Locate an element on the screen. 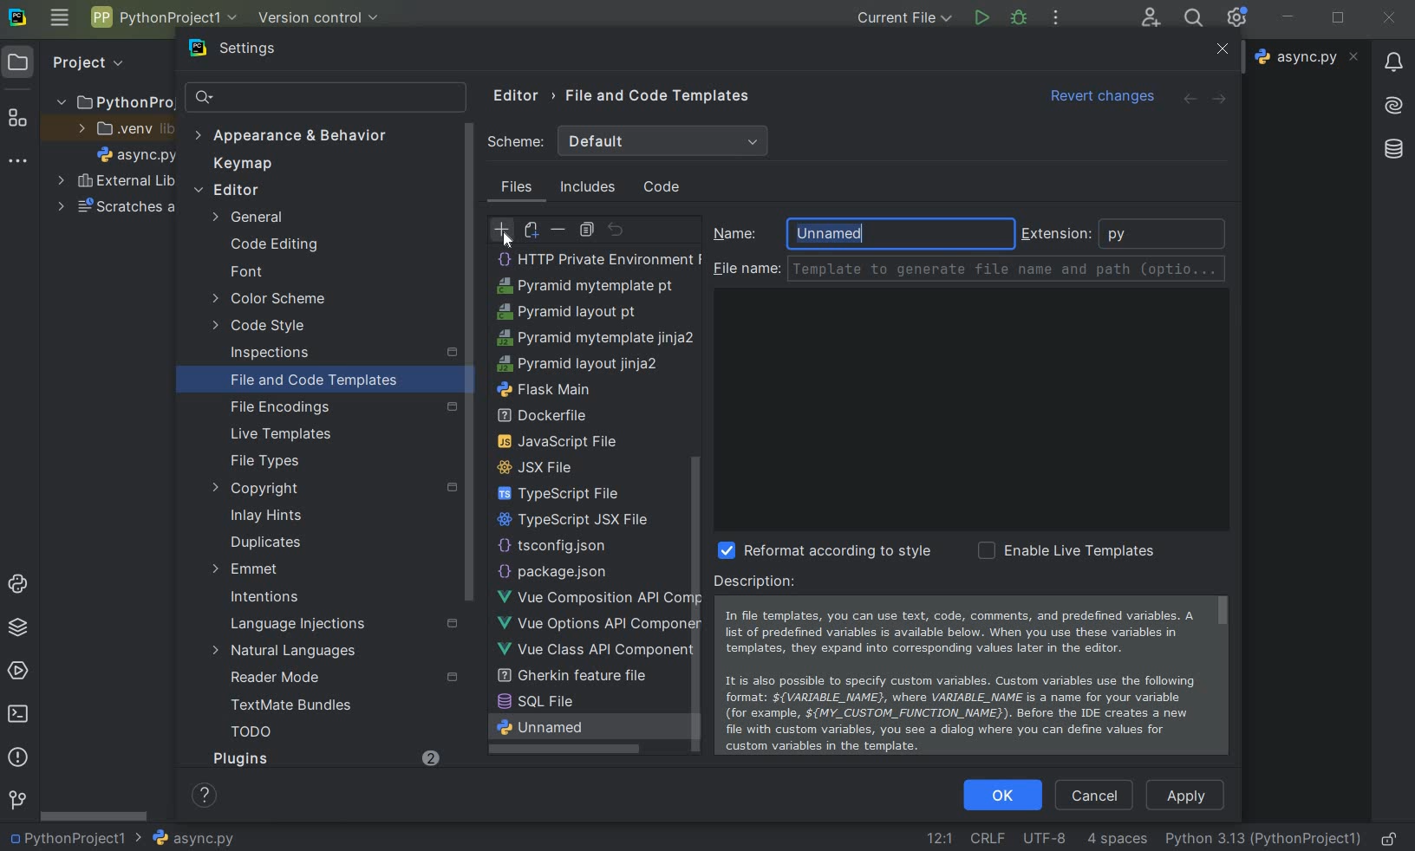 This screenshot has height=851, width=1415. keymap is located at coordinates (241, 166).